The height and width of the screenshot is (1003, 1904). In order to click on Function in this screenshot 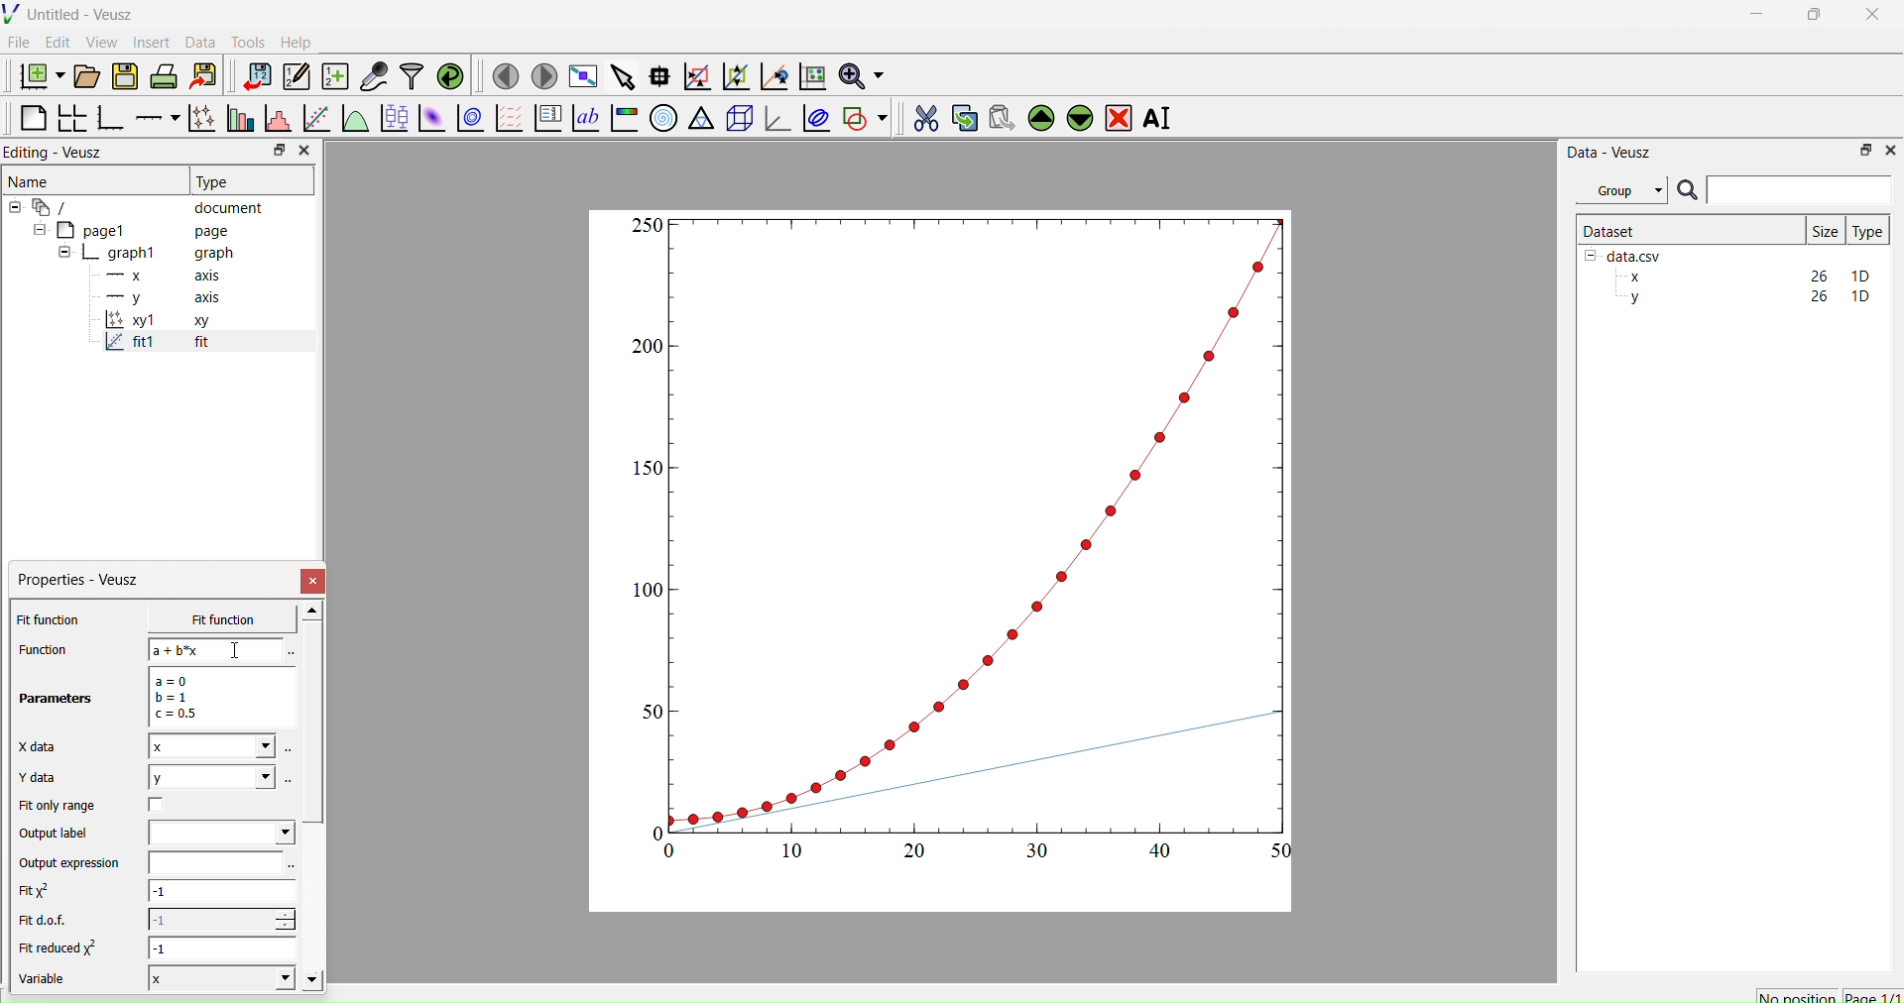, I will do `click(41, 649)`.